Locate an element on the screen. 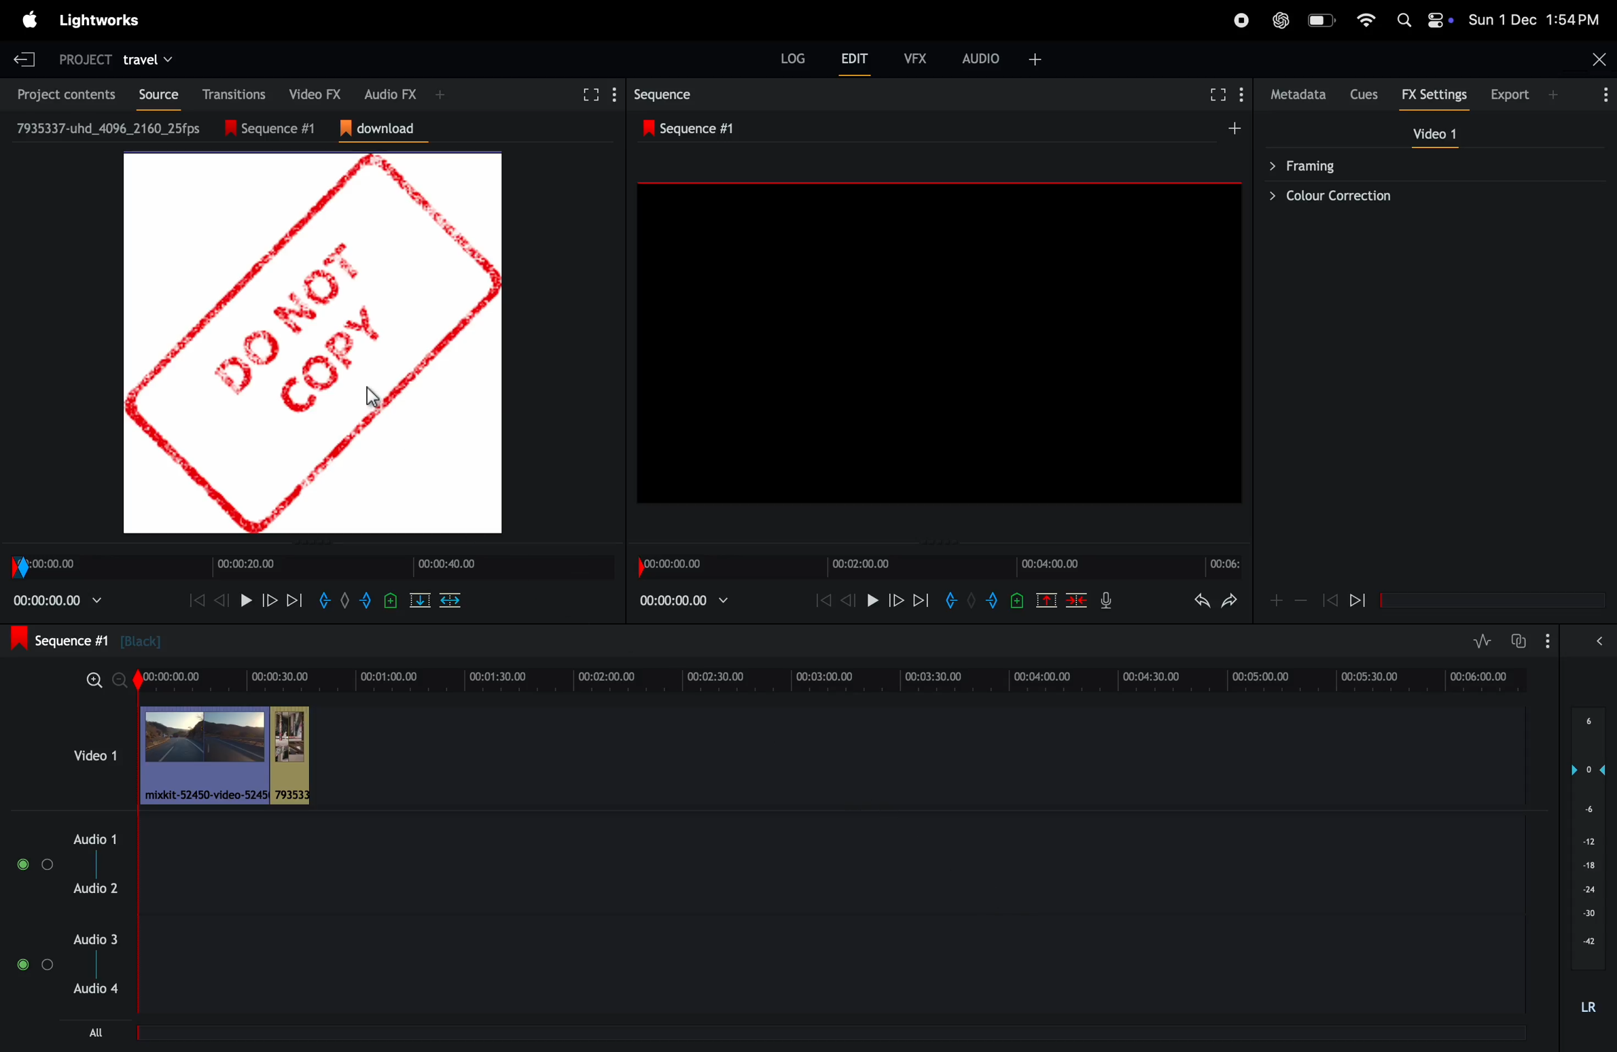 The width and height of the screenshot is (1617, 1052). expand is located at coordinates (1599, 640).